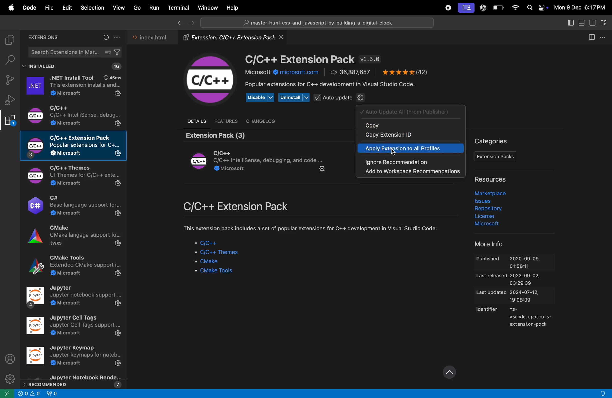  Describe the element at coordinates (491, 225) in the screenshot. I see `microsoft` at that location.